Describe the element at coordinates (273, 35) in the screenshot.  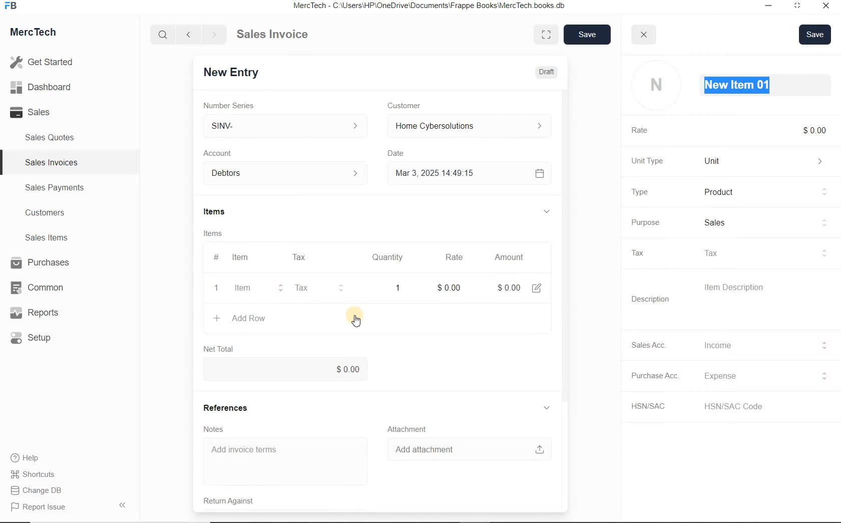
I see `Sales Invoice` at that location.